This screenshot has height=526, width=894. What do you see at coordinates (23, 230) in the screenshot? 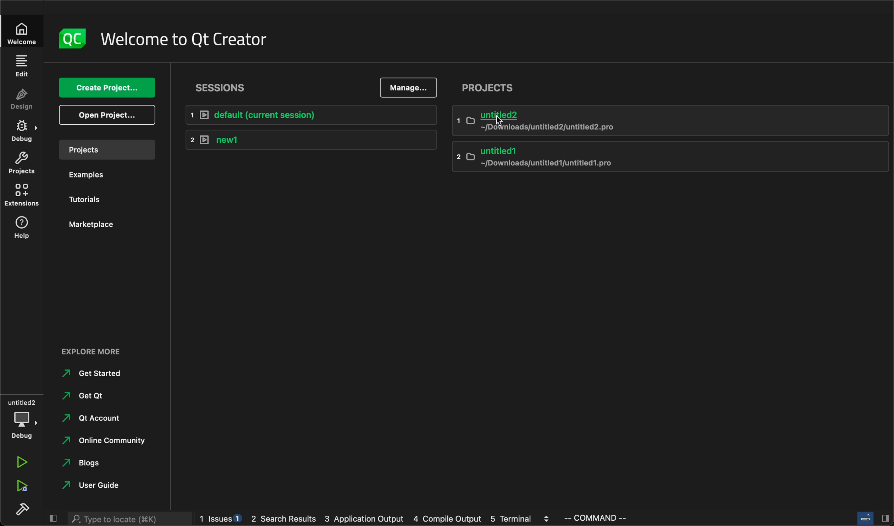
I see `help` at bounding box center [23, 230].